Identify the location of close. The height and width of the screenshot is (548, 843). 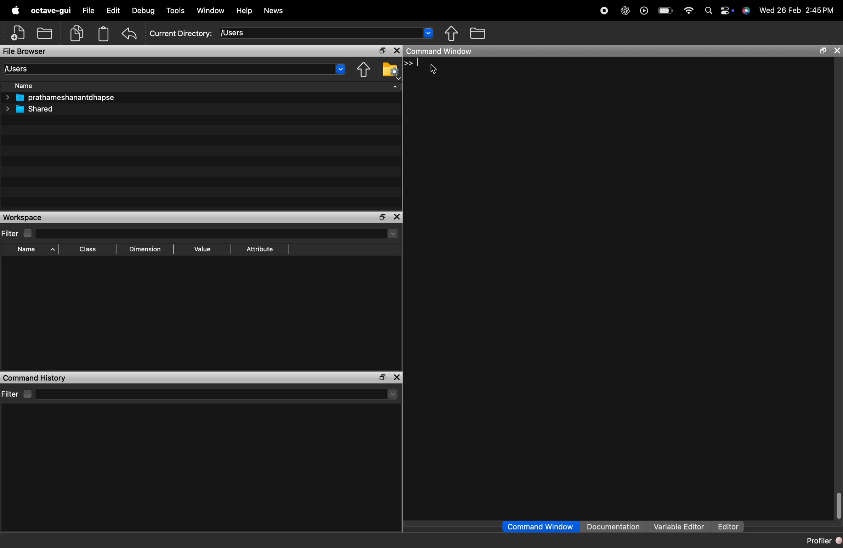
(396, 51).